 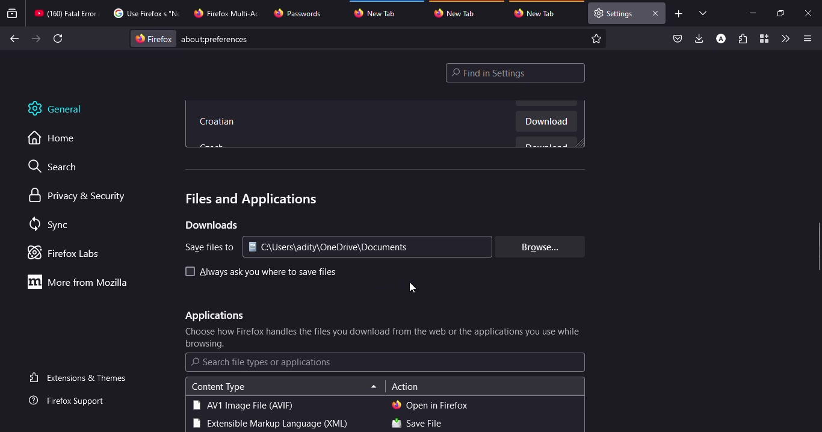 What do you see at coordinates (458, 13) in the screenshot?
I see `tab` at bounding box center [458, 13].